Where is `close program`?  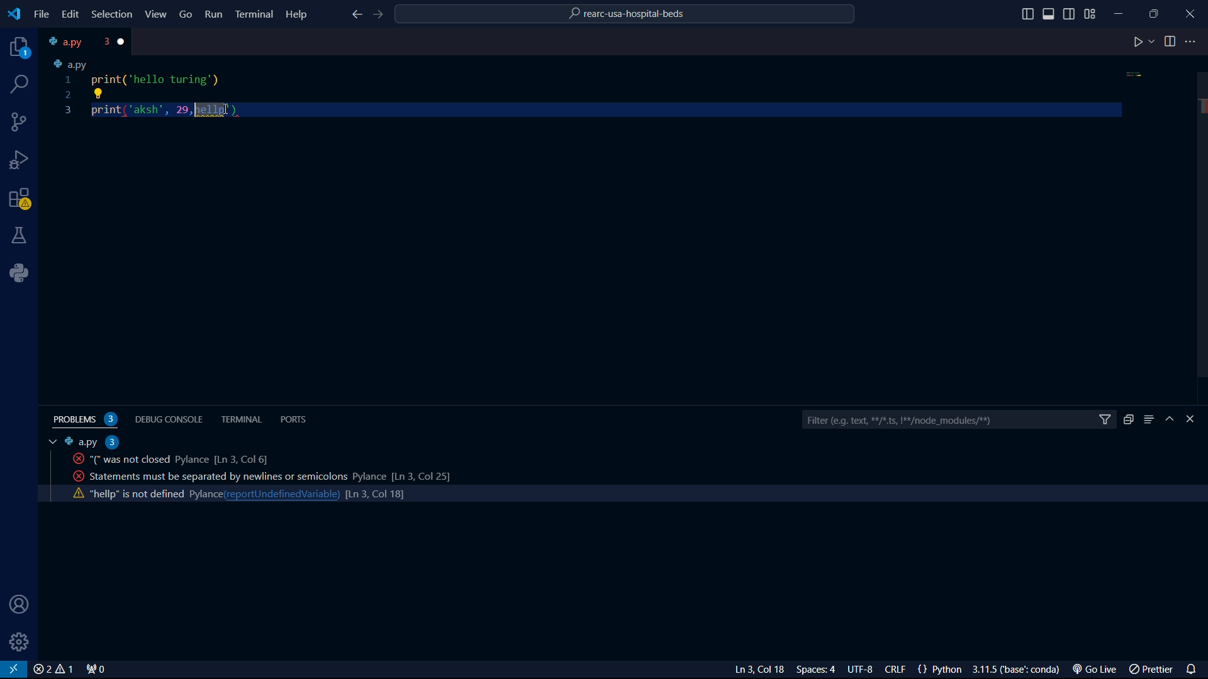
close program is located at coordinates (1190, 12).